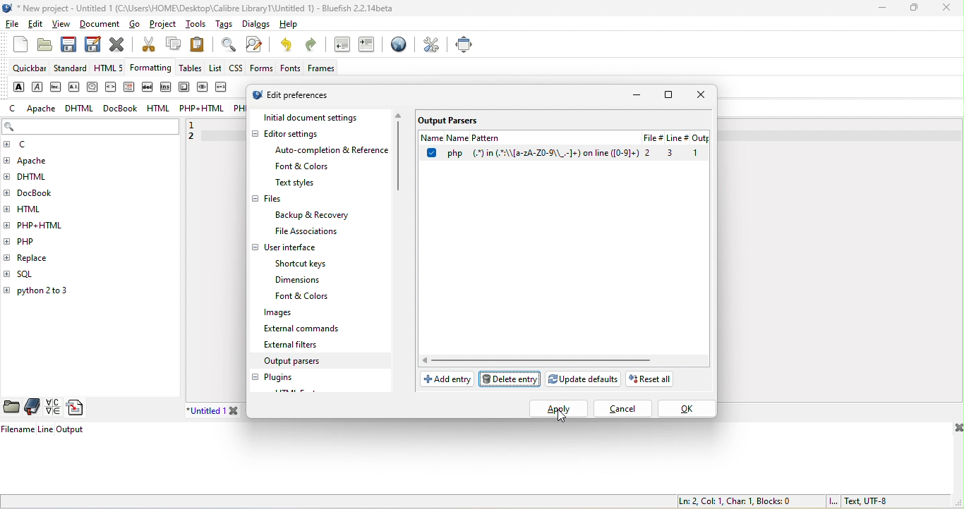 The image size is (964, 509). Describe the element at coordinates (397, 47) in the screenshot. I see `browser` at that location.